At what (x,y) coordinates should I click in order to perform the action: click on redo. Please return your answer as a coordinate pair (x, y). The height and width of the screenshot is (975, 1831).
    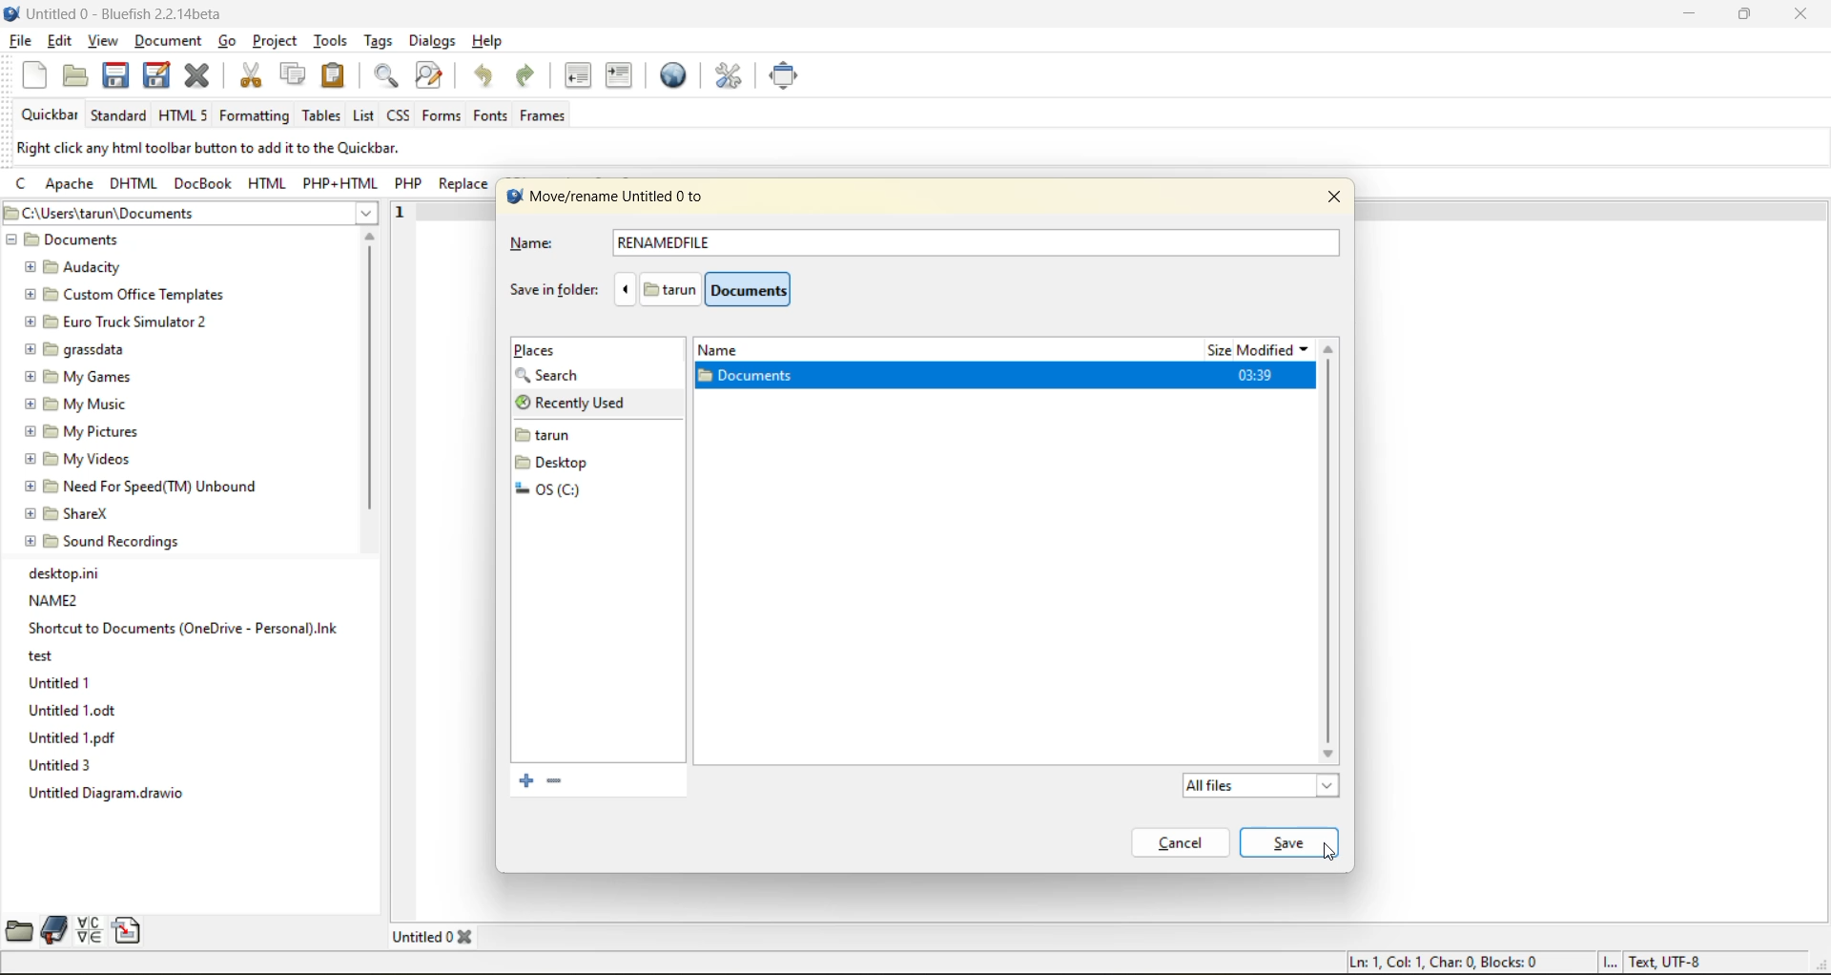
    Looking at the image, I should click on (535, 81).